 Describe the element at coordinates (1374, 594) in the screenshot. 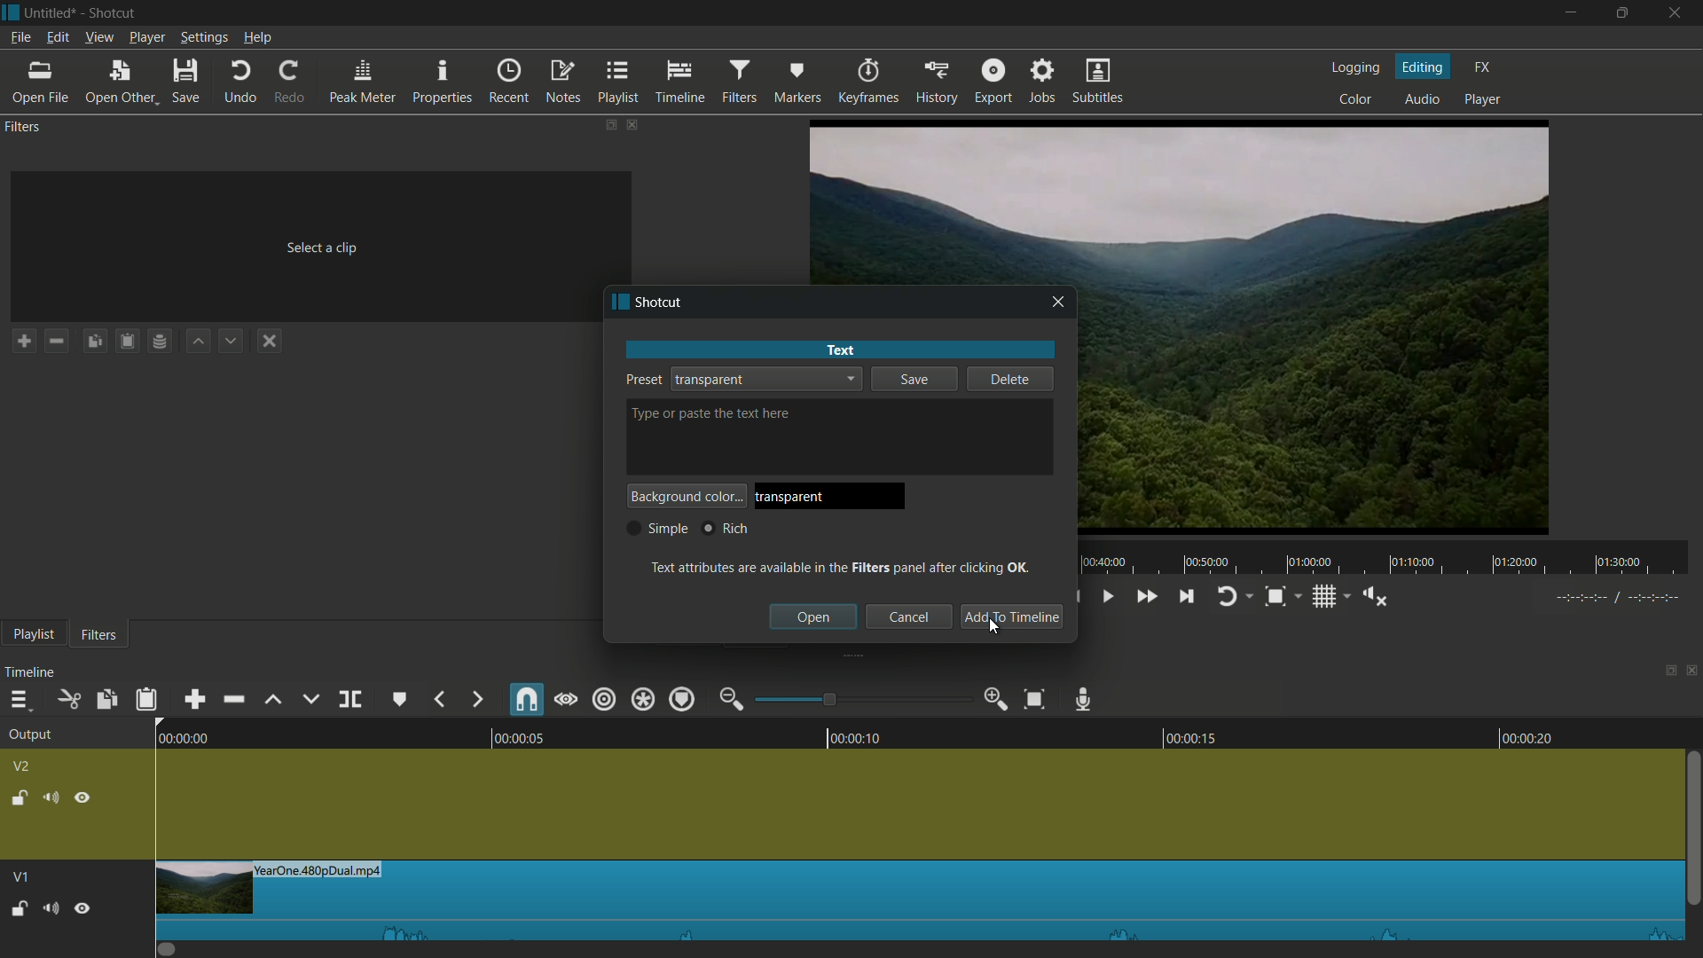

I see `show volume control` at that location.